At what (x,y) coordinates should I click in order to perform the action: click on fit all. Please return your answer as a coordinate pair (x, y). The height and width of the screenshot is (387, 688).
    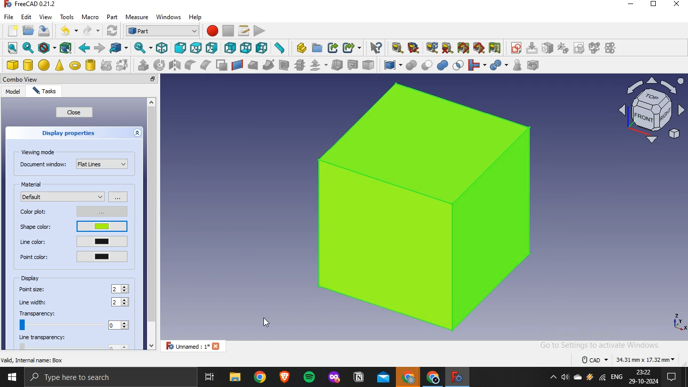
    Looking at the image, I should click on (12, 48).